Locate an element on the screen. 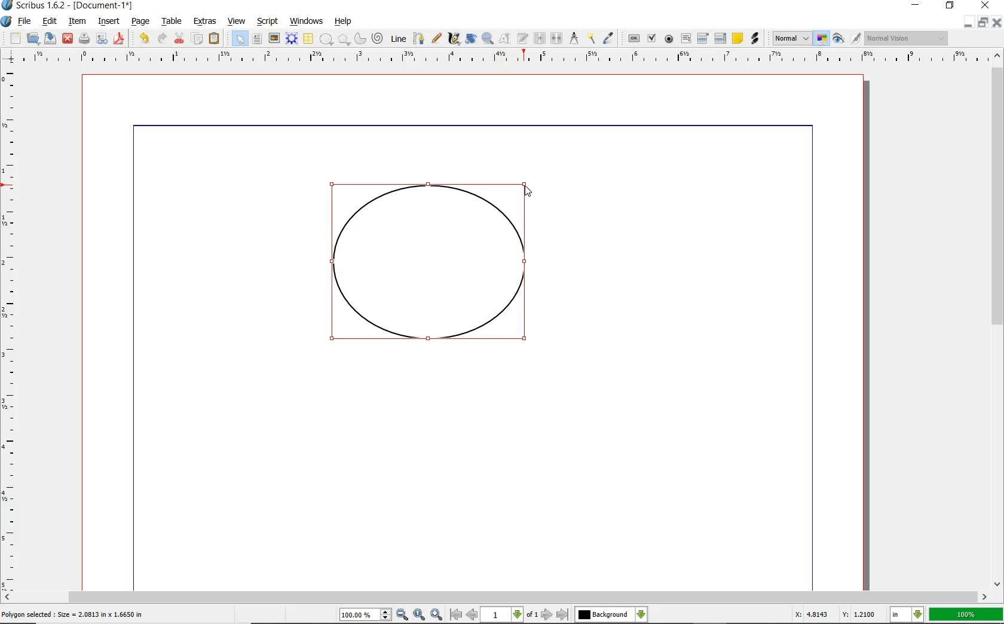  IMAGE is located at coordinates (274, 38).